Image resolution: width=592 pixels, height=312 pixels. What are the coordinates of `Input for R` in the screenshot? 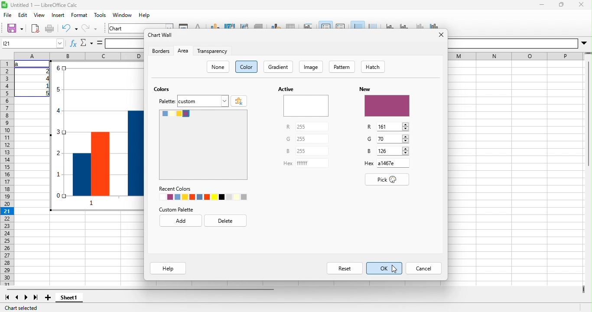 It's located at (312, 127).